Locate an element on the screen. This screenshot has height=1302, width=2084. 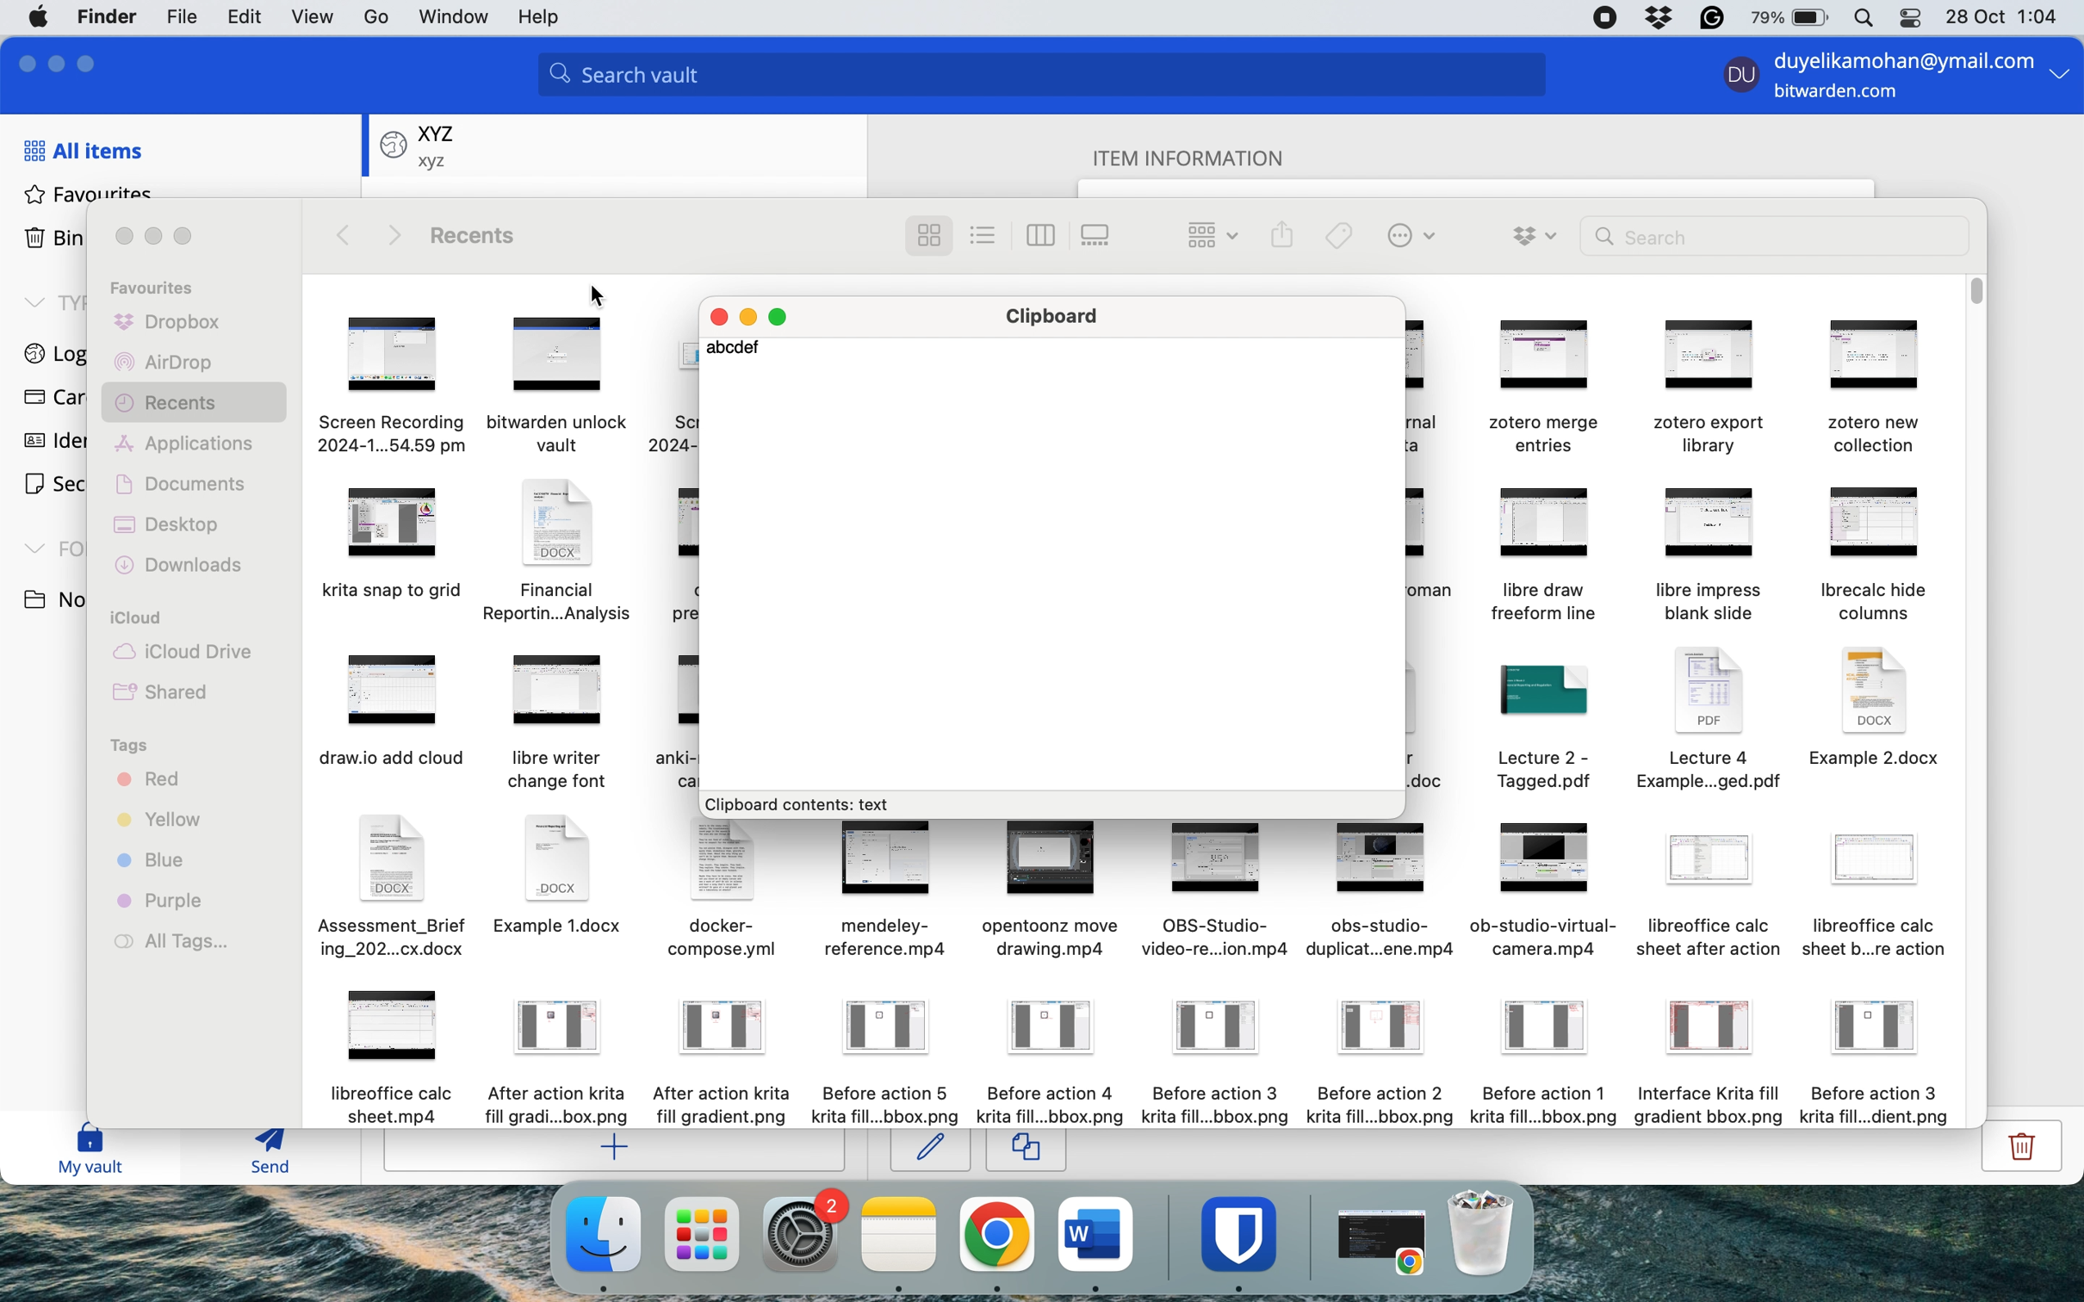
date and time is located at coordinates (2006, 15).